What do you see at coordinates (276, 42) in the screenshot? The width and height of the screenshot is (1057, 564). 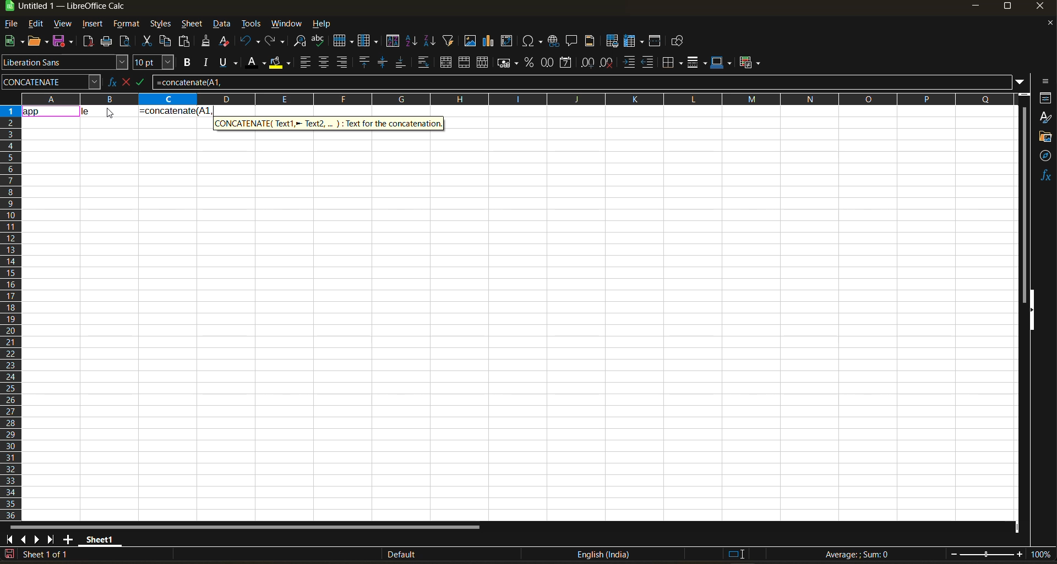 I see `redo ` at bounding box center [276, 42].